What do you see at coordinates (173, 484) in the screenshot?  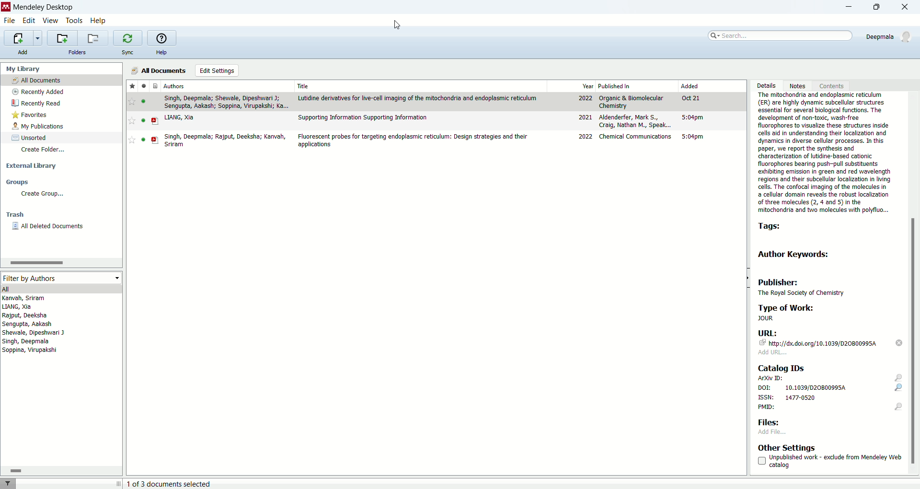 I see `1 of 3 document selected` at bounding box center [173, 484].